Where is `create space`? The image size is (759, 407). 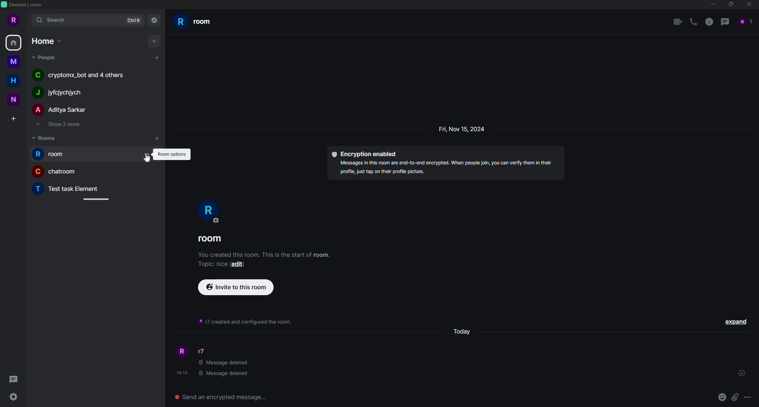
create space is located at coordinates (13, 117).